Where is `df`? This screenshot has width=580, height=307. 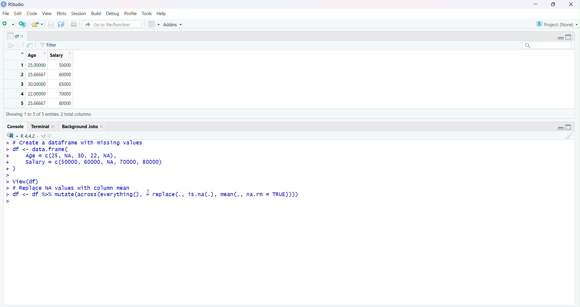 df is located at coordinates (17, 35).